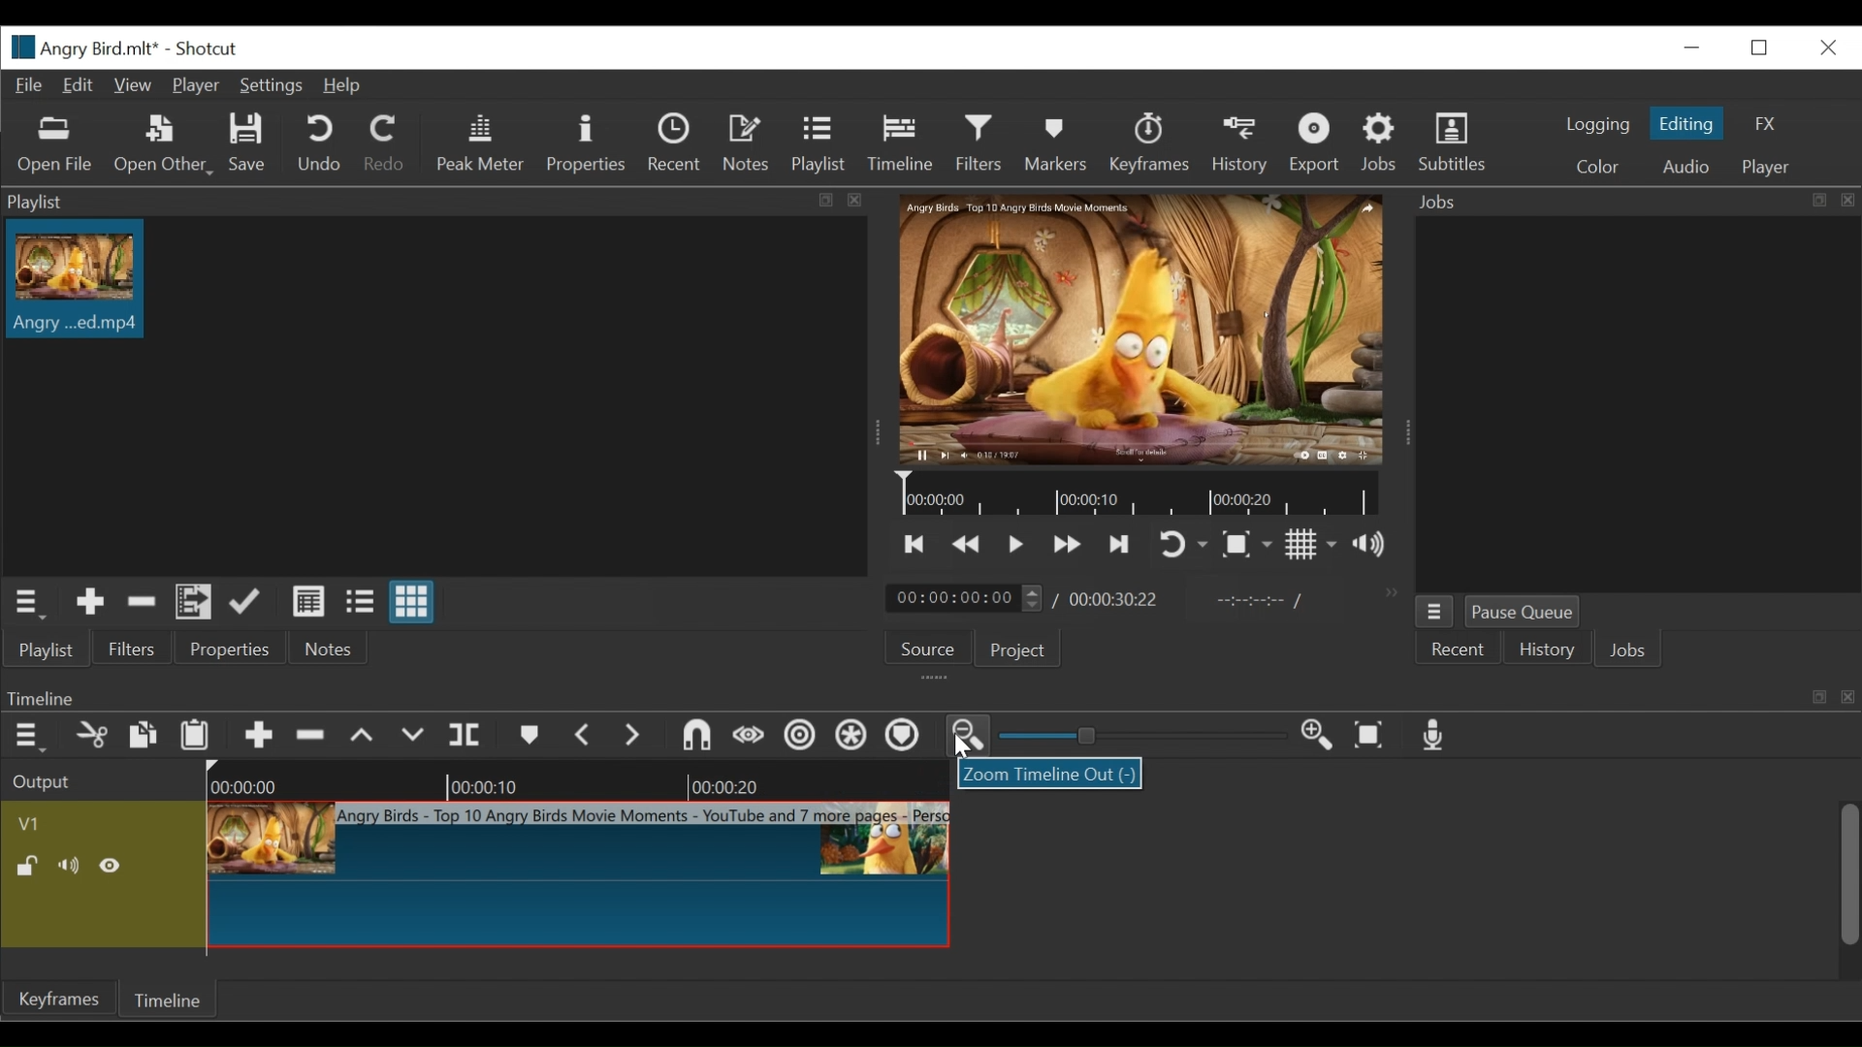 The image size is (1862, 1047). Describe the element at coordinates (1767, 169) in the screenshot. I see `Player` at that location.